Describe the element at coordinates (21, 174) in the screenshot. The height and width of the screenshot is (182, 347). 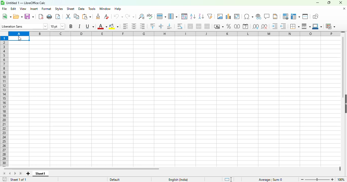
I see `scroll to last page` at that location.